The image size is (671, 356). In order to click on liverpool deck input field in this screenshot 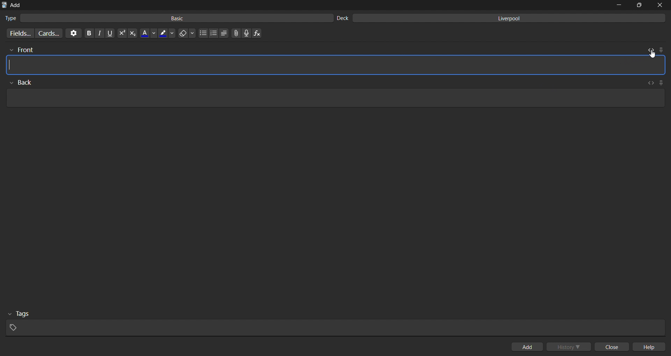, I will do `click(503, 18)`.